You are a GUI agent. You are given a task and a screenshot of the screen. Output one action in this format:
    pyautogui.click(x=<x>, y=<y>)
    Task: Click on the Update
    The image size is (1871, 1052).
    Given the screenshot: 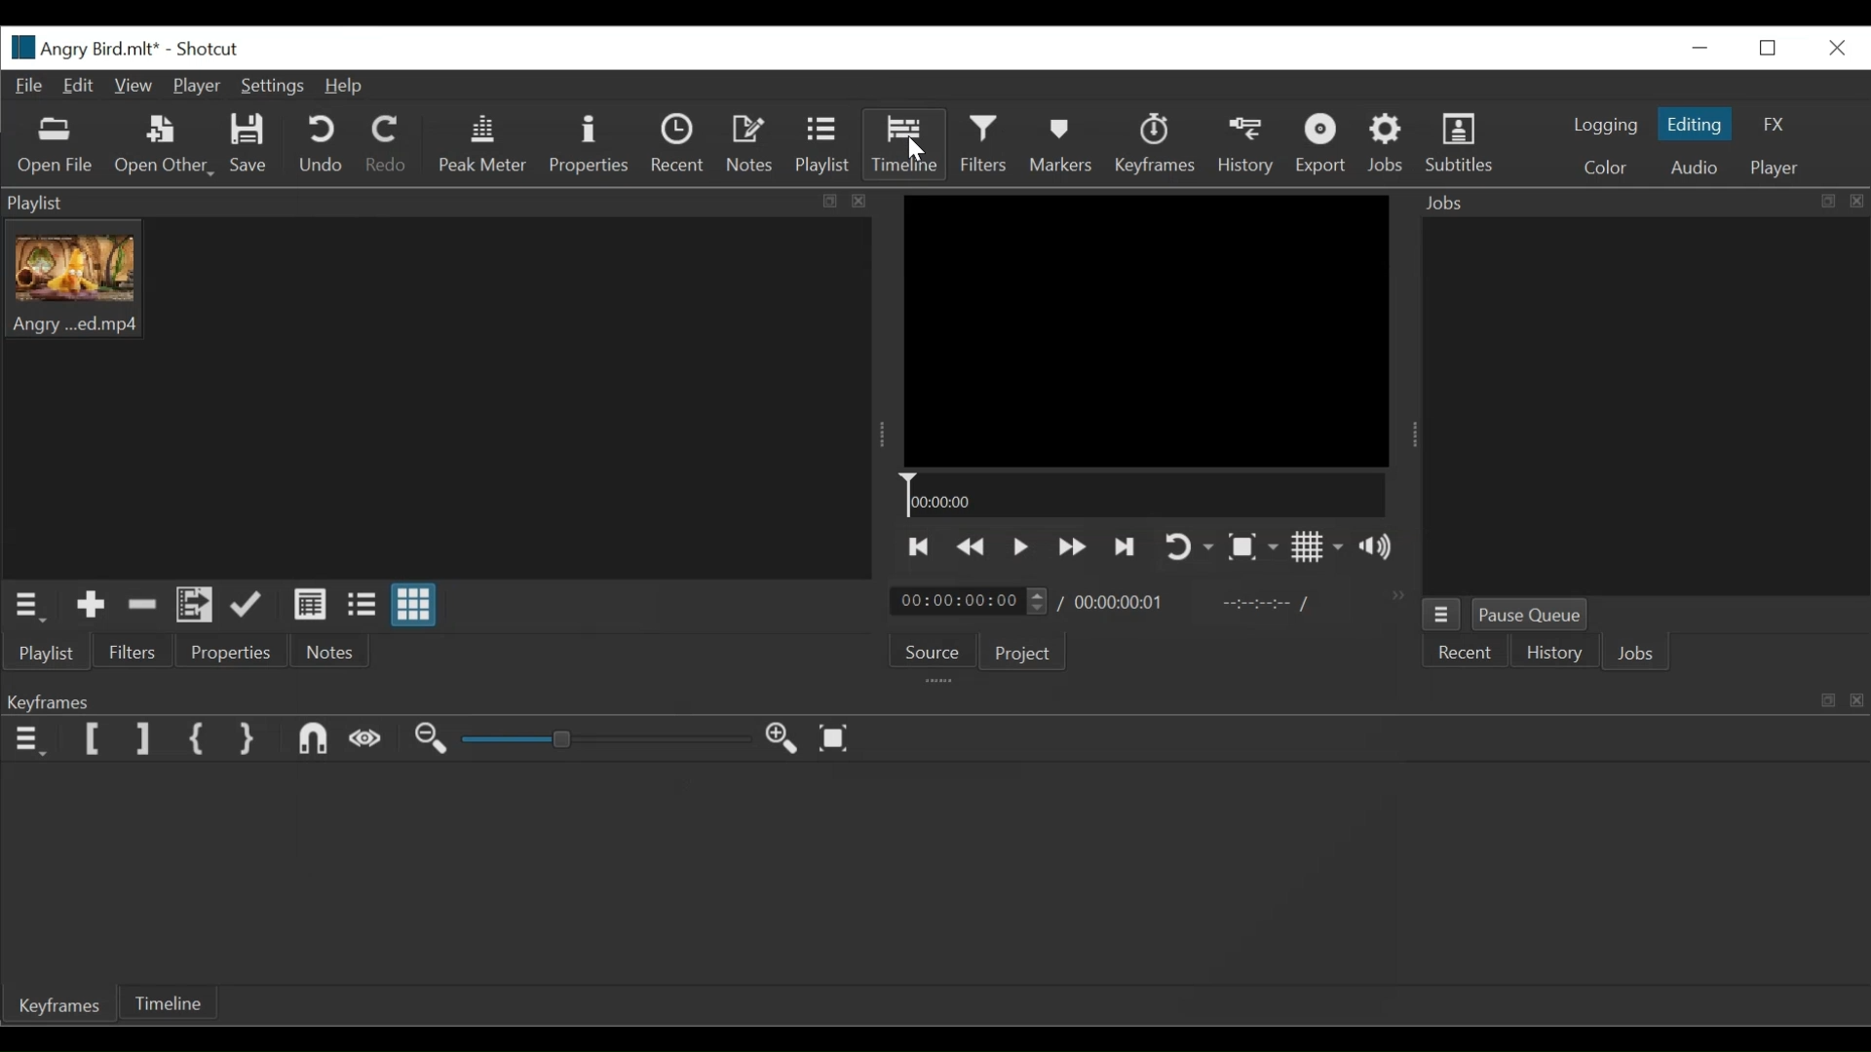 What is the action you would take?
    pyautogui.click(x=248, y=605)
    